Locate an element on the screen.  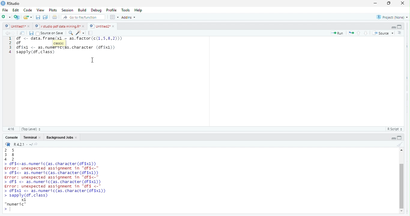
Build is located at coordinates (82, 10).